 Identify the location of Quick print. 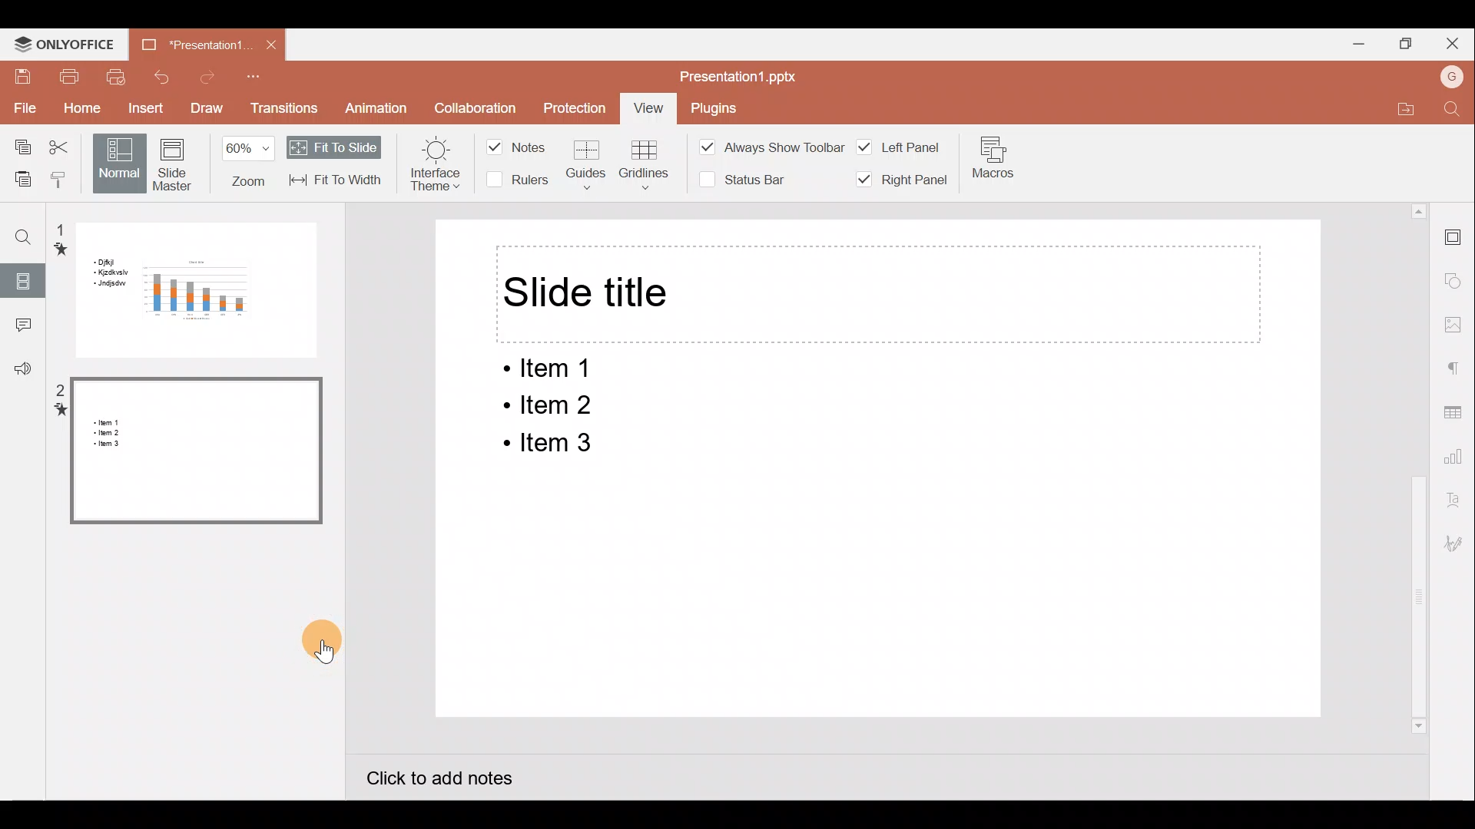
(116, 79).